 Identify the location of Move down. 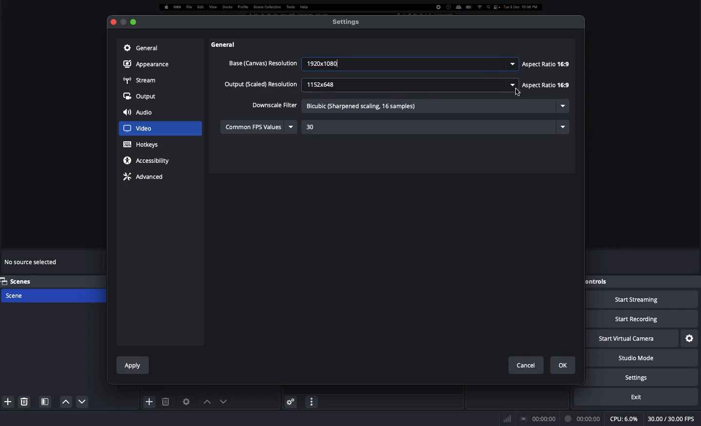
(222, 401).